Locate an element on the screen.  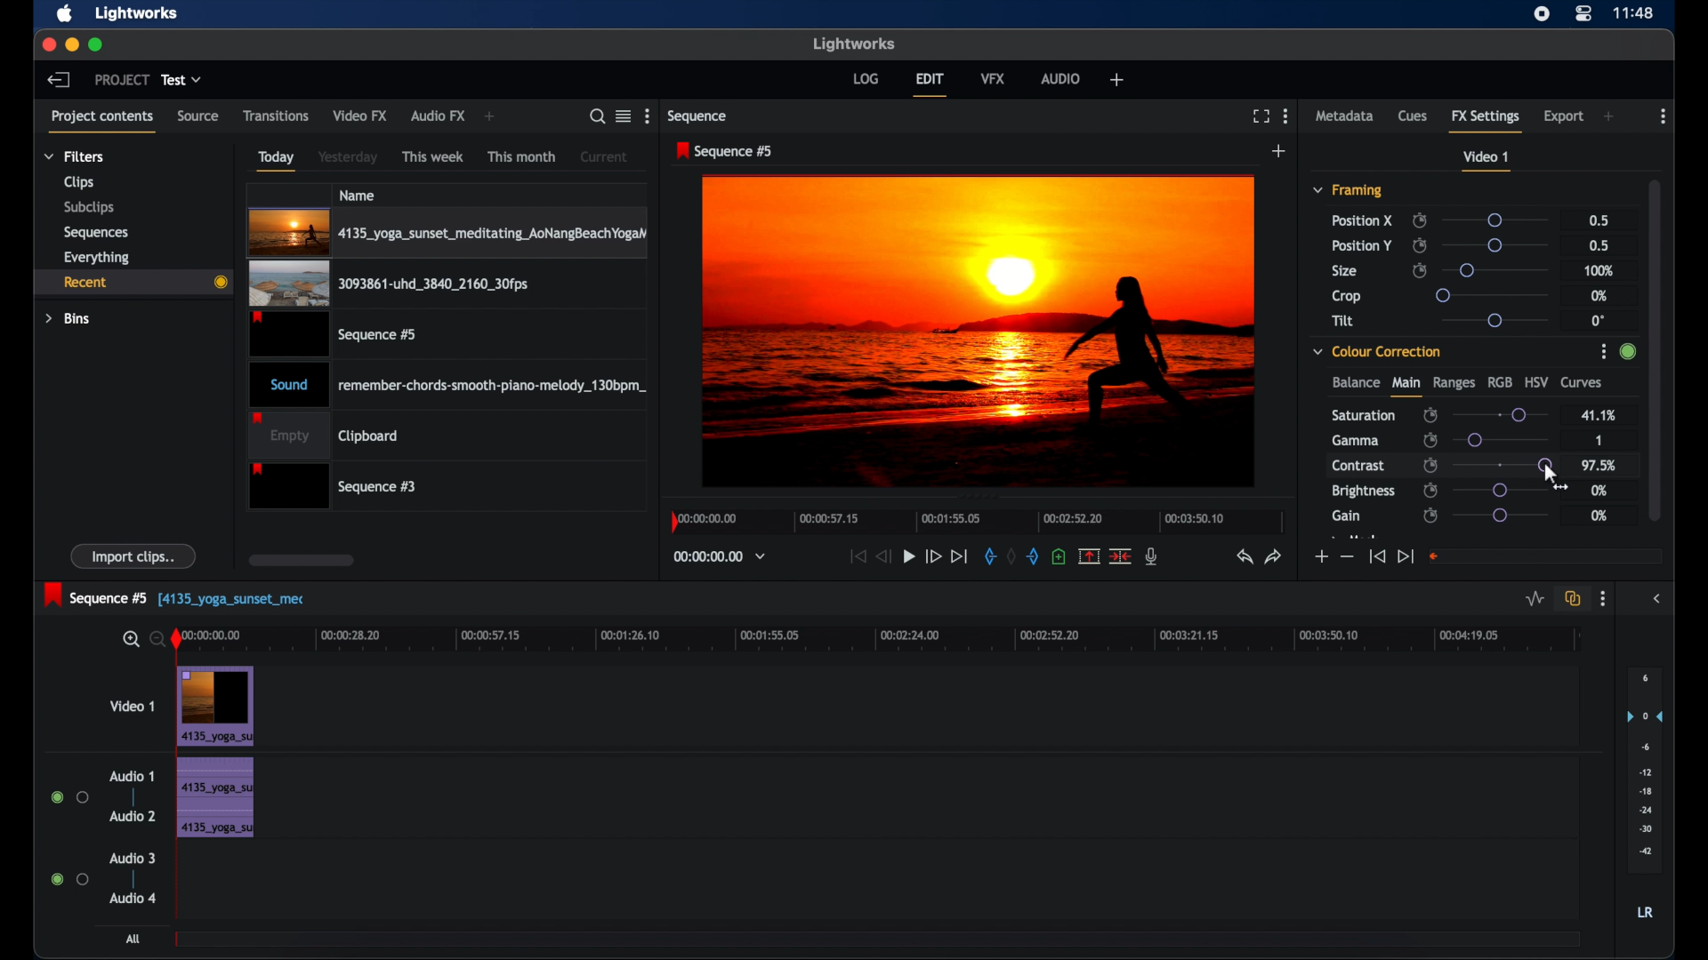
LR is located at coordinates (1645, 913).